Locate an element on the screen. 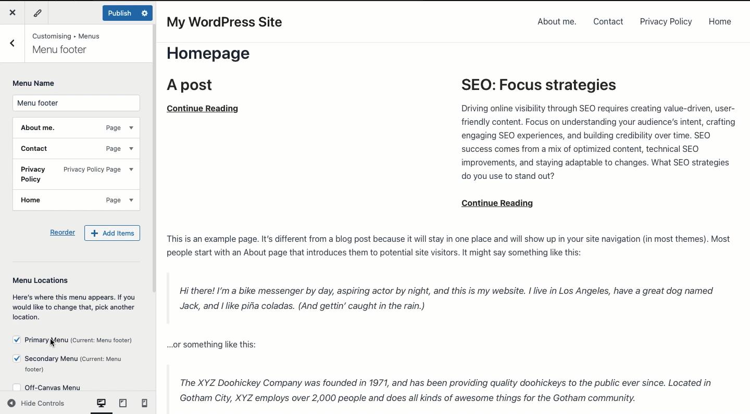 The image size is (750, 414). Close is located at coordinates (12, 12).